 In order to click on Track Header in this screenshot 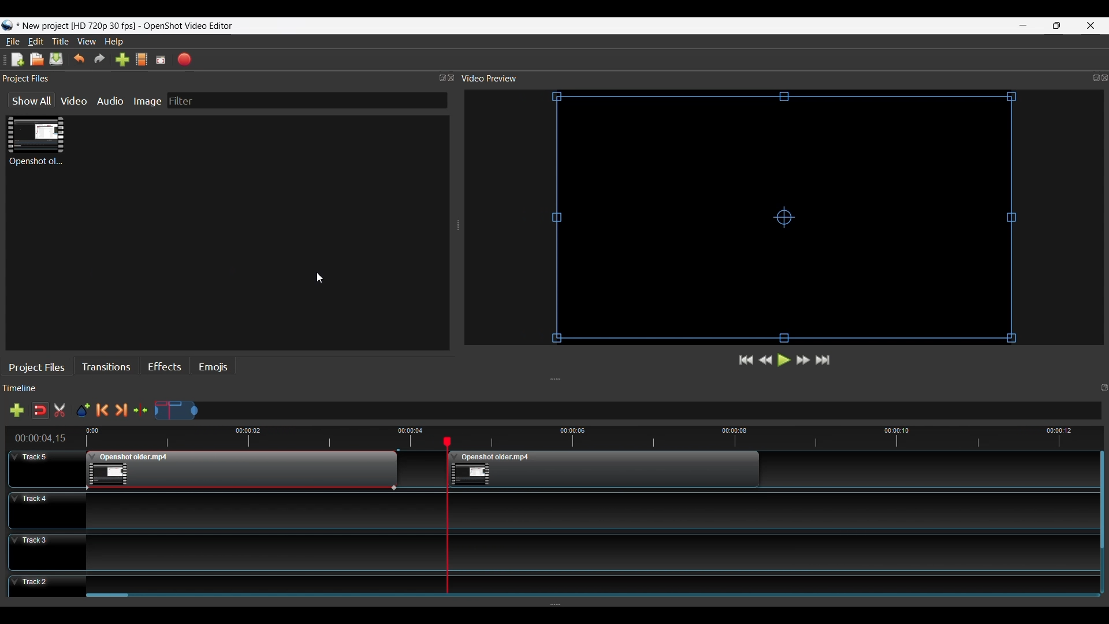, I will do `click(47, 551)`.